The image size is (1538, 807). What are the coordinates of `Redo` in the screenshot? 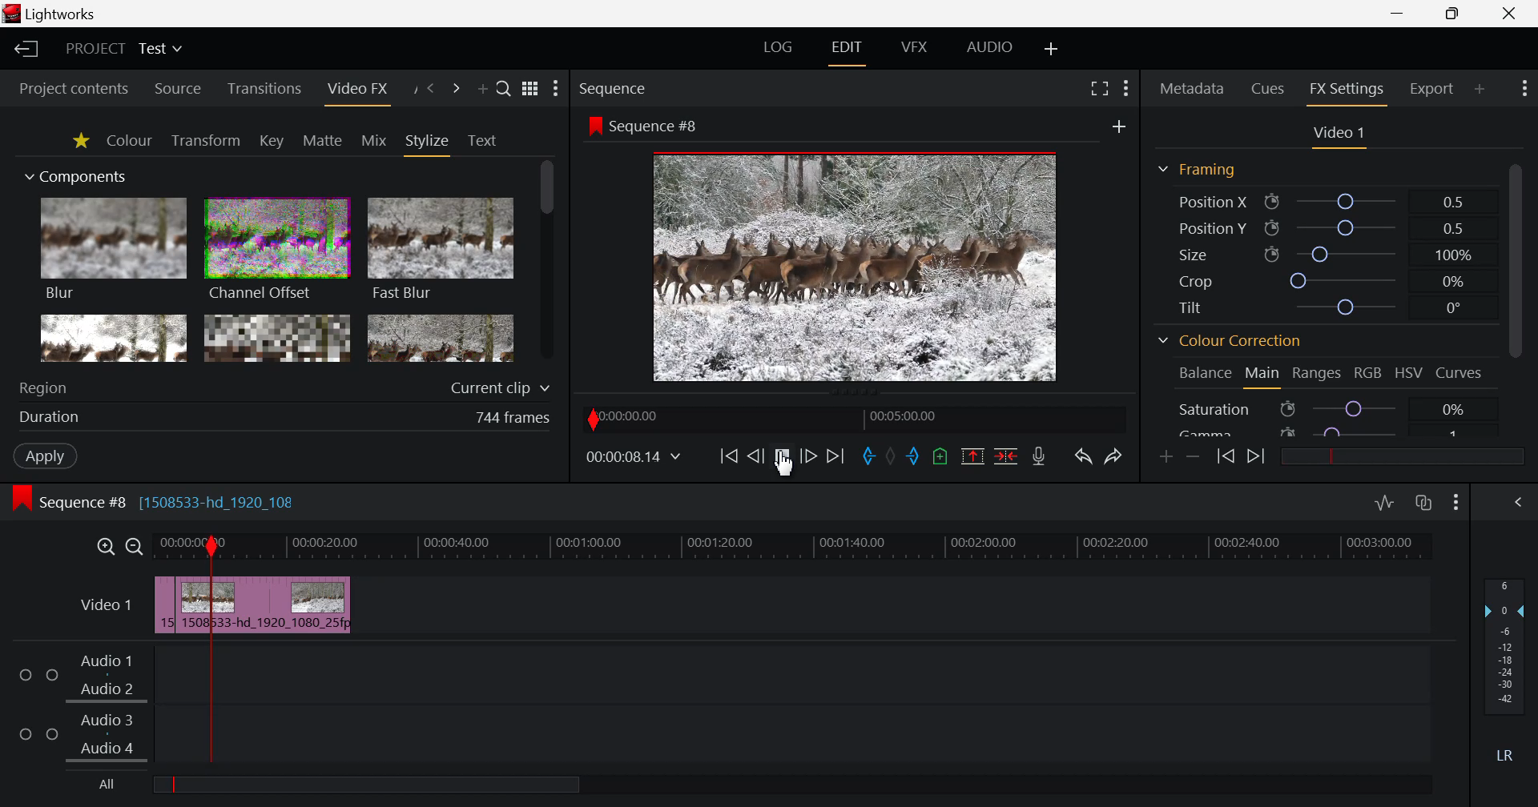 It's located at (1112, 458).